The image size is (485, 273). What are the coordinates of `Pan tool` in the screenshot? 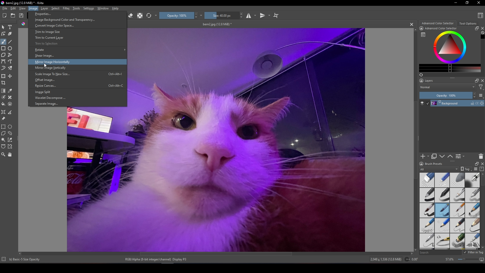 It's located at (10, 154).